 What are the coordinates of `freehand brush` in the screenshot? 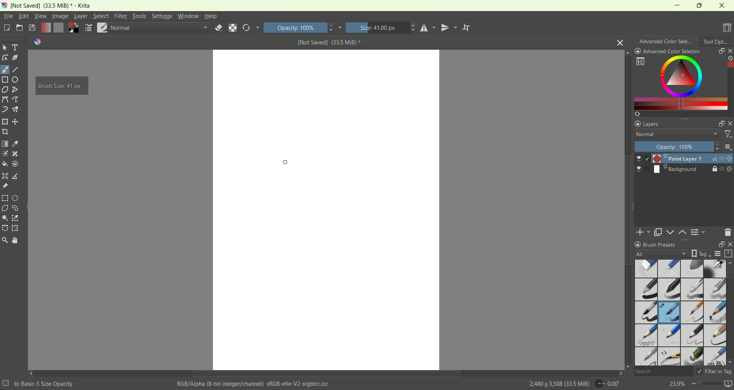 It's located at (5, 70).